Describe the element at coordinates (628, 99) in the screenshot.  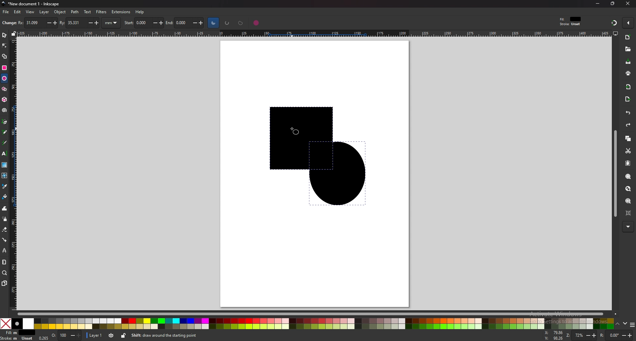
I see `export` at that location.